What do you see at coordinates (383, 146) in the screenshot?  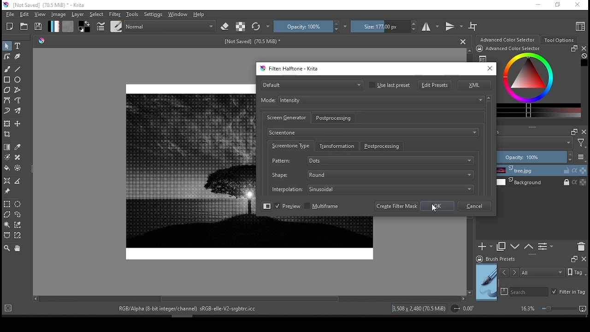 I see `postprocessing` at bounding box center [383, 146].